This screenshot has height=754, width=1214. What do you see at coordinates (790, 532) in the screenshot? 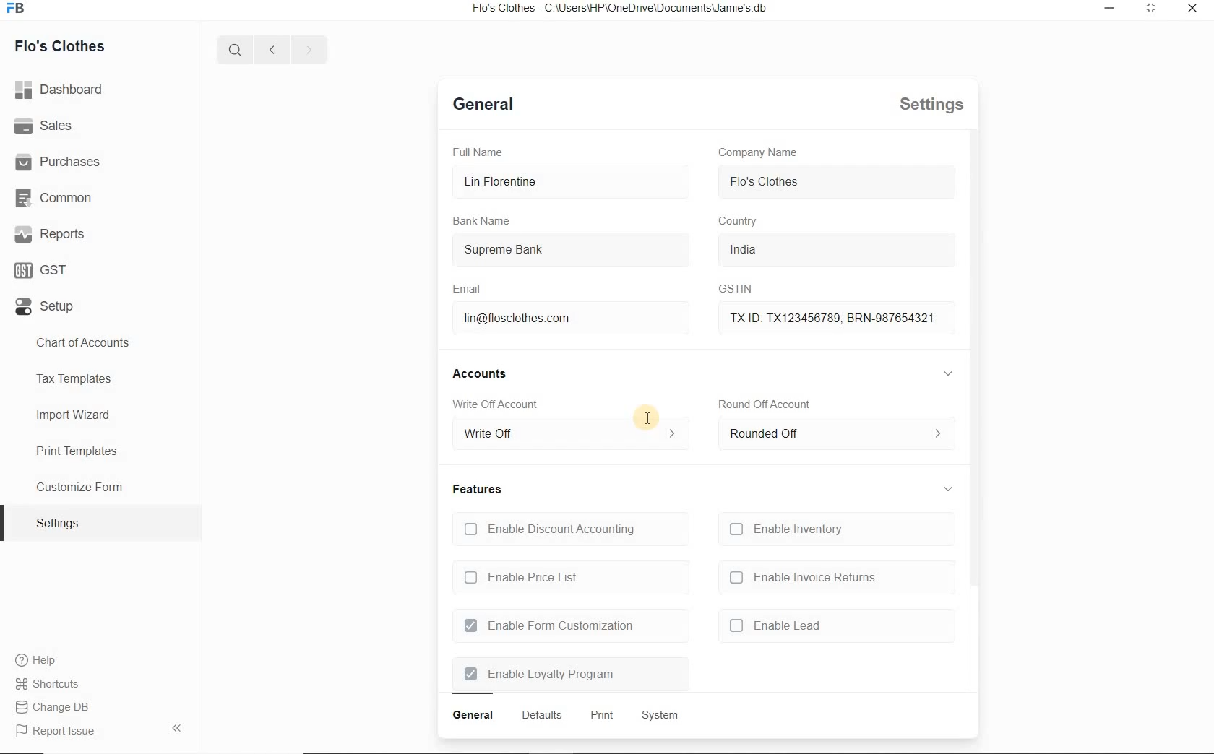
I see `Enable Inventory` at bounding box center [790, 532].